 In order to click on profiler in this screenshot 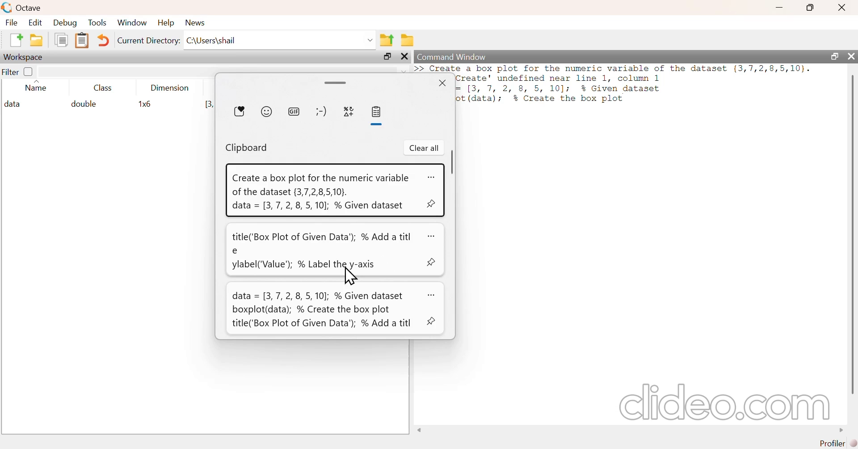, I will do `click(840, 443)`.